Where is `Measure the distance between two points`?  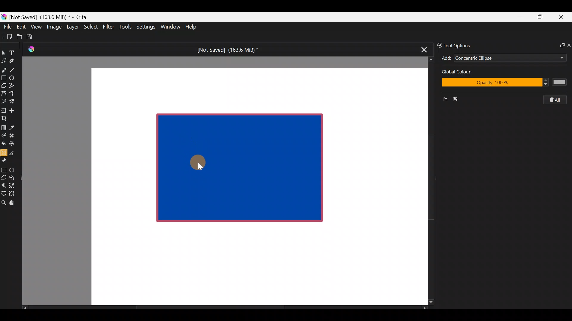 Measure the distance between two points is located at coordinates (14, 151).